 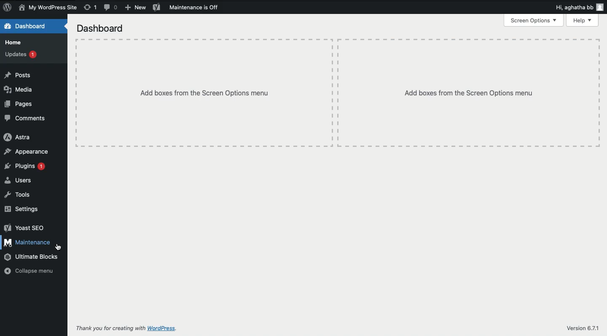 I want to click on Name, so click(x=48, y=7).